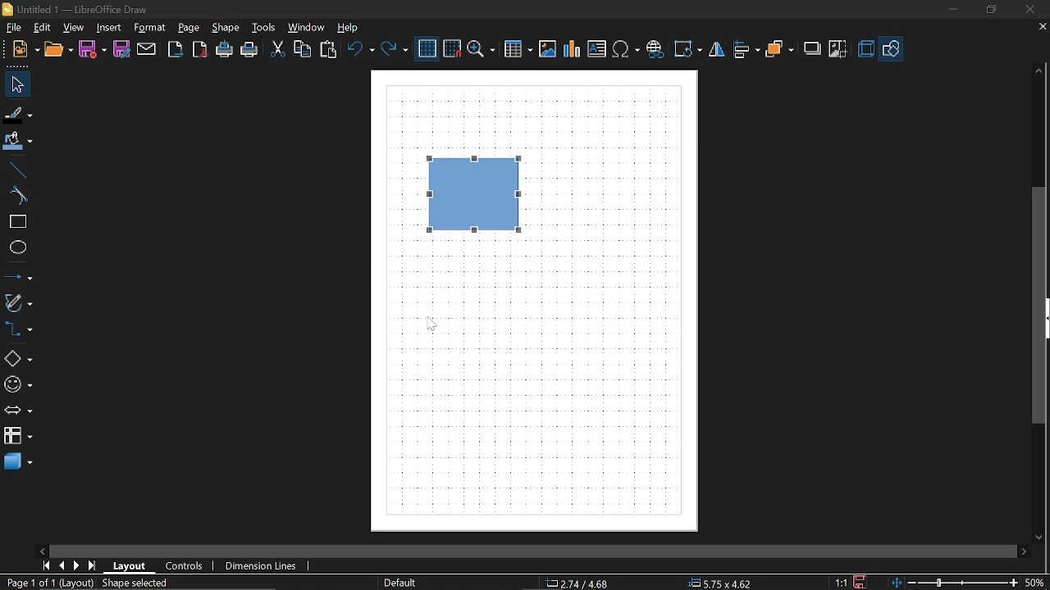 This screenshot has height=590, width=1050. Describe the element at coordinates (1036, 72) in the screenshot. I see `move up` at that location.